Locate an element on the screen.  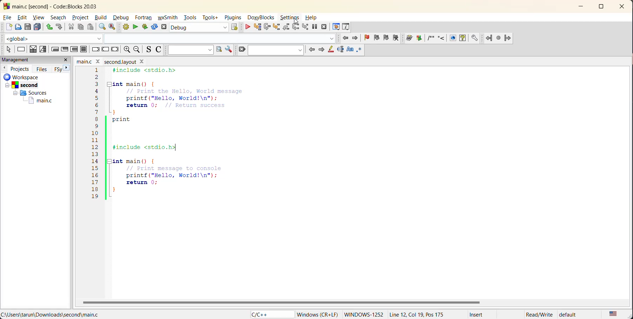
Jump back is located at coordinates (488, 39).